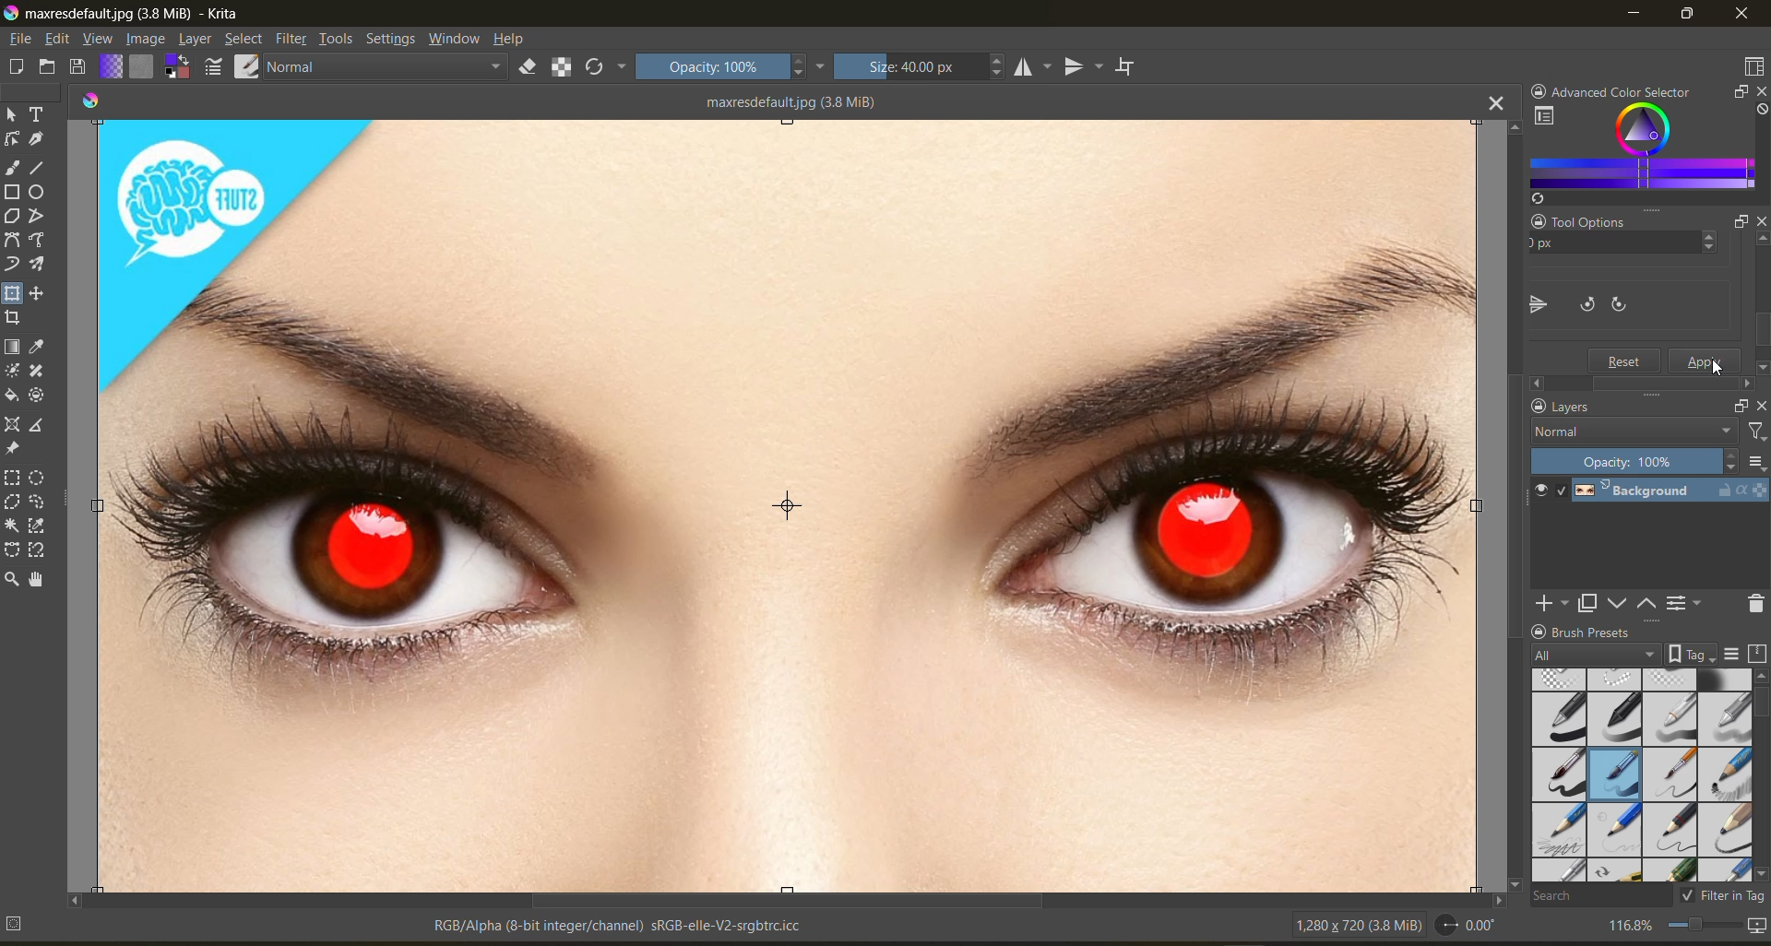 The width and height of the screenshot is (1771, 946). What do you see at coordinates (1764, 308) in the screenshot?
I see `Scroll bar` at bounding box center [1764, 308].